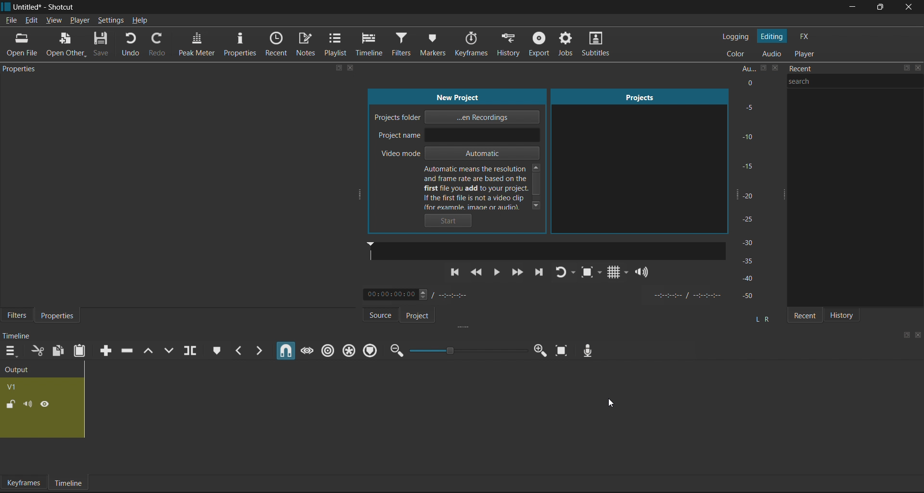  I want to click on Ripple, so click(327, 350).